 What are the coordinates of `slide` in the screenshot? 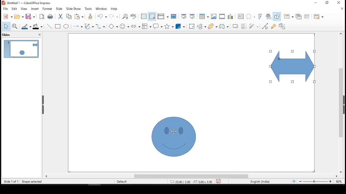 It's located at (59, 9).